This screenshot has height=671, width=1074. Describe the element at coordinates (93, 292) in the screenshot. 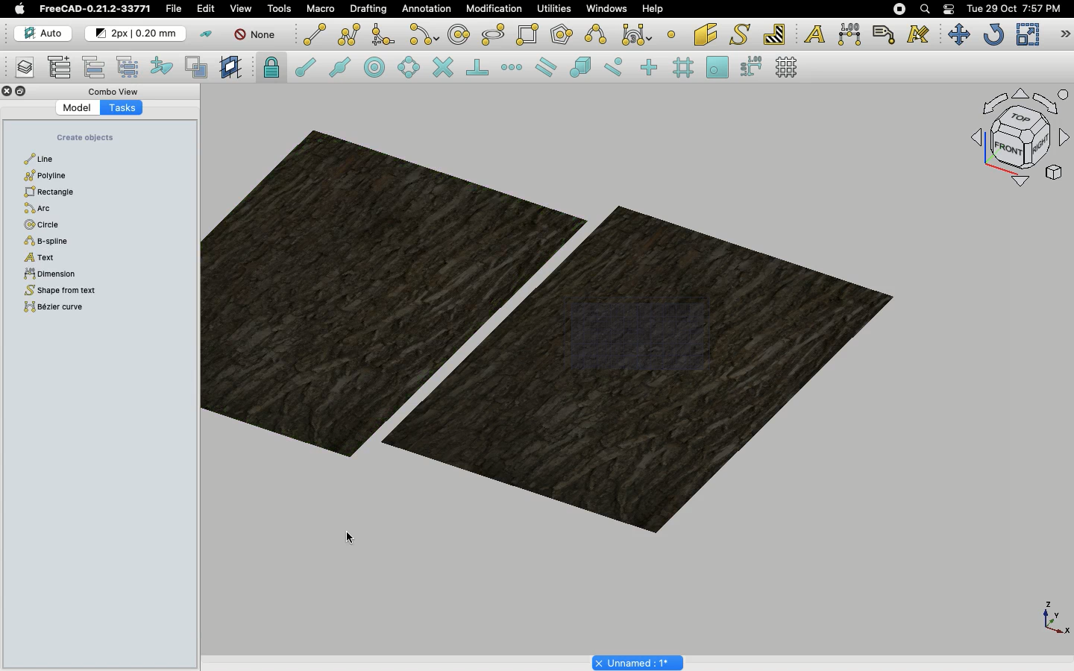

I see `' Shape from text` at that location.